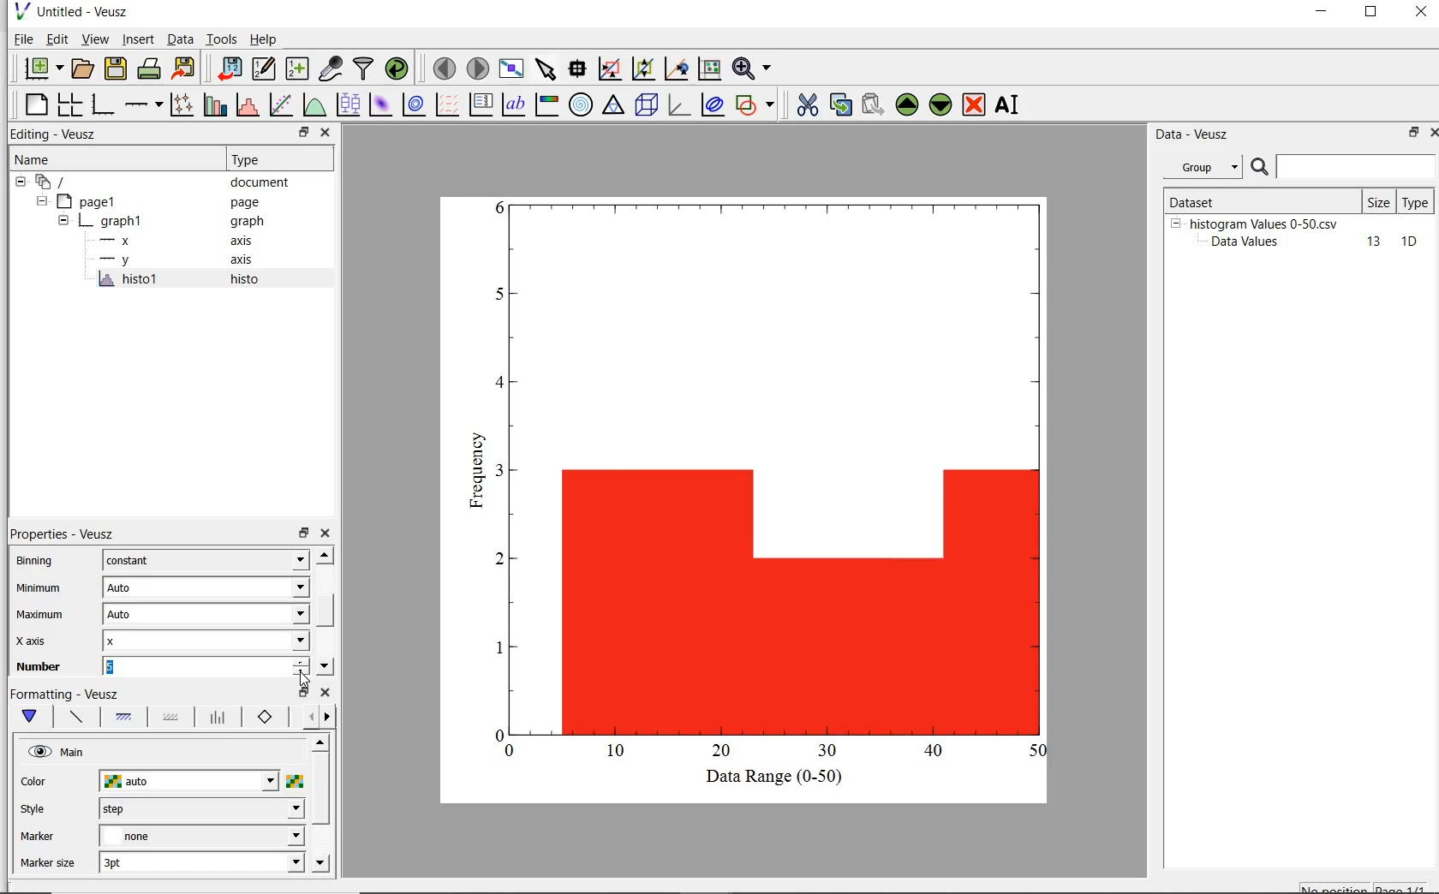 This screenshot has width=1439, height=894. What do you see at coordinates (218, 718) in the screenshot?
I see `post line` at bounding box center [218, 718].